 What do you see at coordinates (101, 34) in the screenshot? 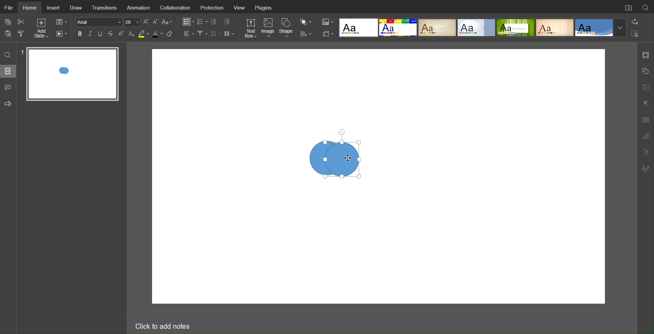
I see `Underline` at bounding box center [101, 34].